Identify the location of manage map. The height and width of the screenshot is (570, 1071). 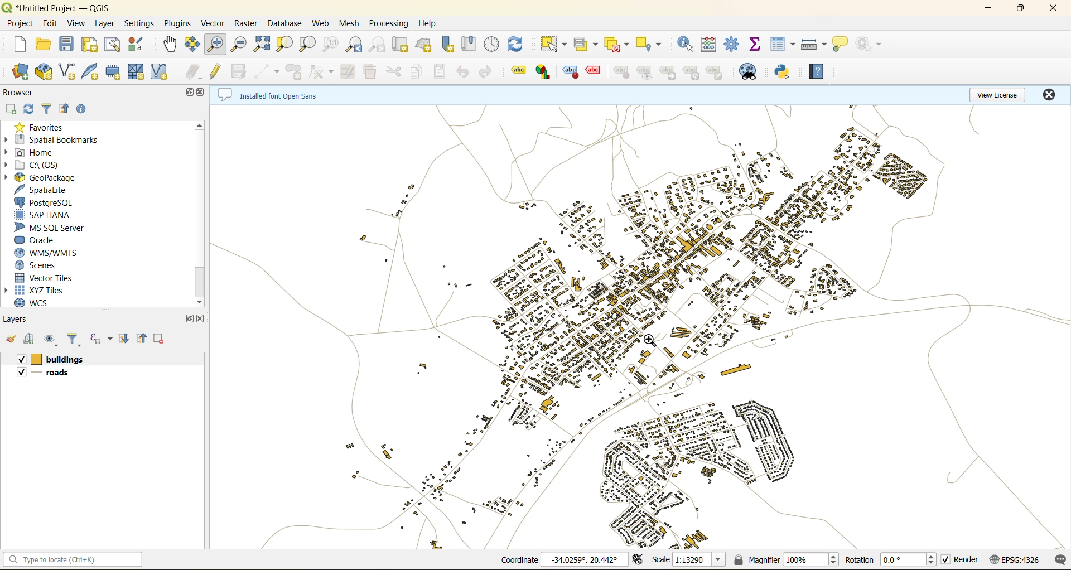
(53, 339).